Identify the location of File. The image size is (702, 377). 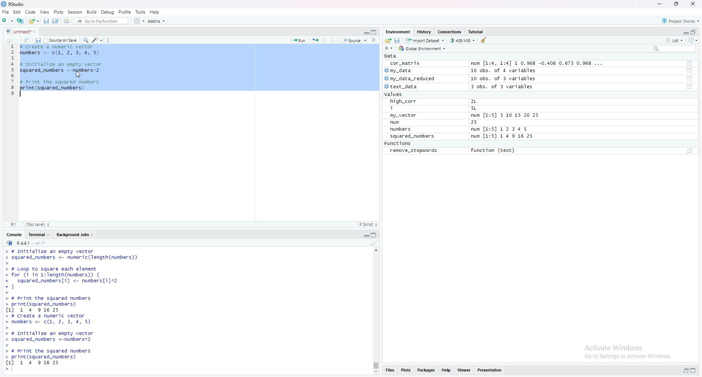
(5, 12).